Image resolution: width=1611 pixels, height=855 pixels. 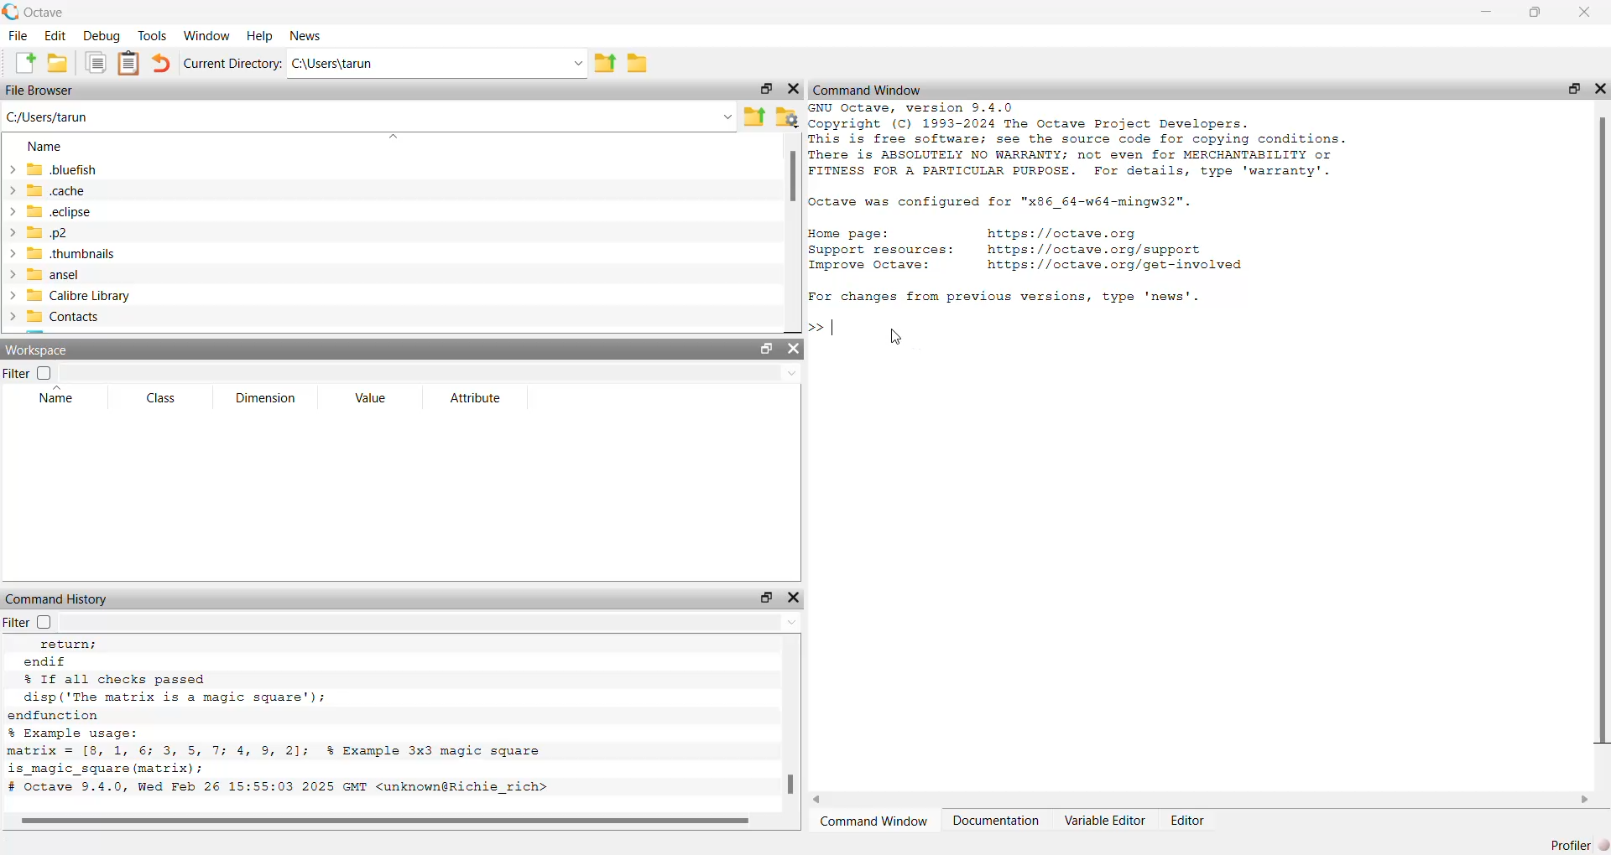 I want to click on Edit, so click(x=55, y=36).